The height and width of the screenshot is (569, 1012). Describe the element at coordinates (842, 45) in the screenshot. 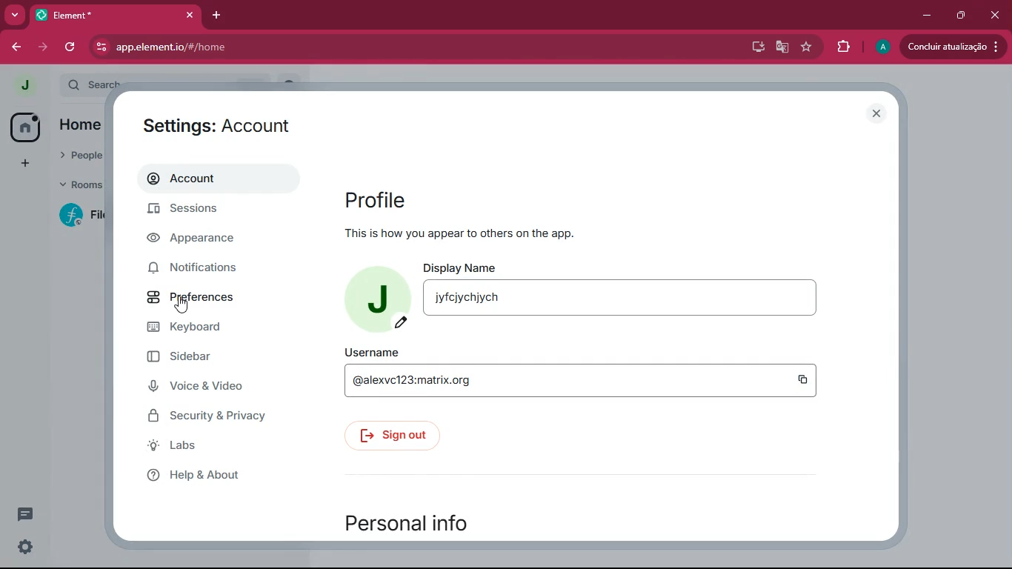

I see `extensions` at that location.